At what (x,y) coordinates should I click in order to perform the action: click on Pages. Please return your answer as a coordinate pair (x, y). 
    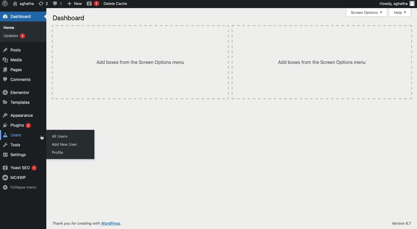
    Looking at the image, I should click on (12, 70).